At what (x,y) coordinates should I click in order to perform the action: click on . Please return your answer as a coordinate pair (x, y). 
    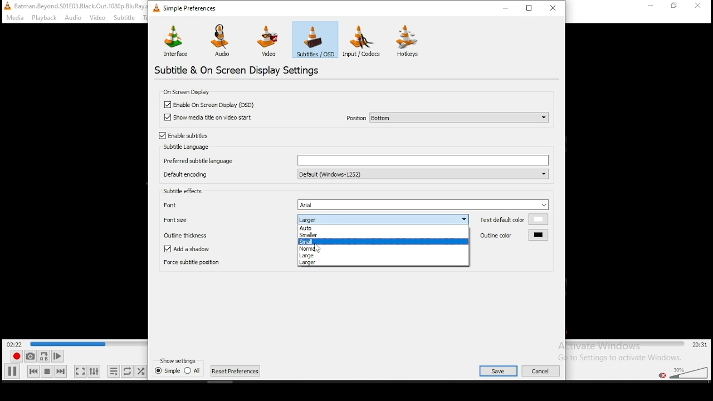
    Looking at the image, I should click on (558, 217).